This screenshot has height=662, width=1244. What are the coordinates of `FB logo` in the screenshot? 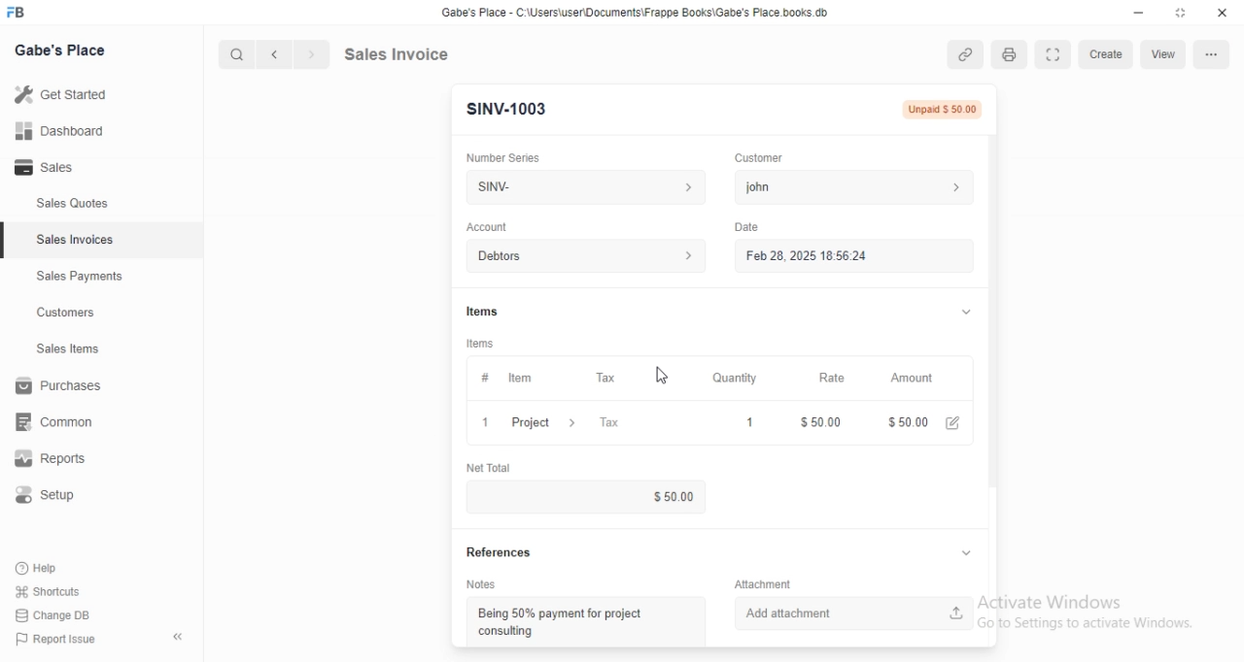 It's located at (19, 13).